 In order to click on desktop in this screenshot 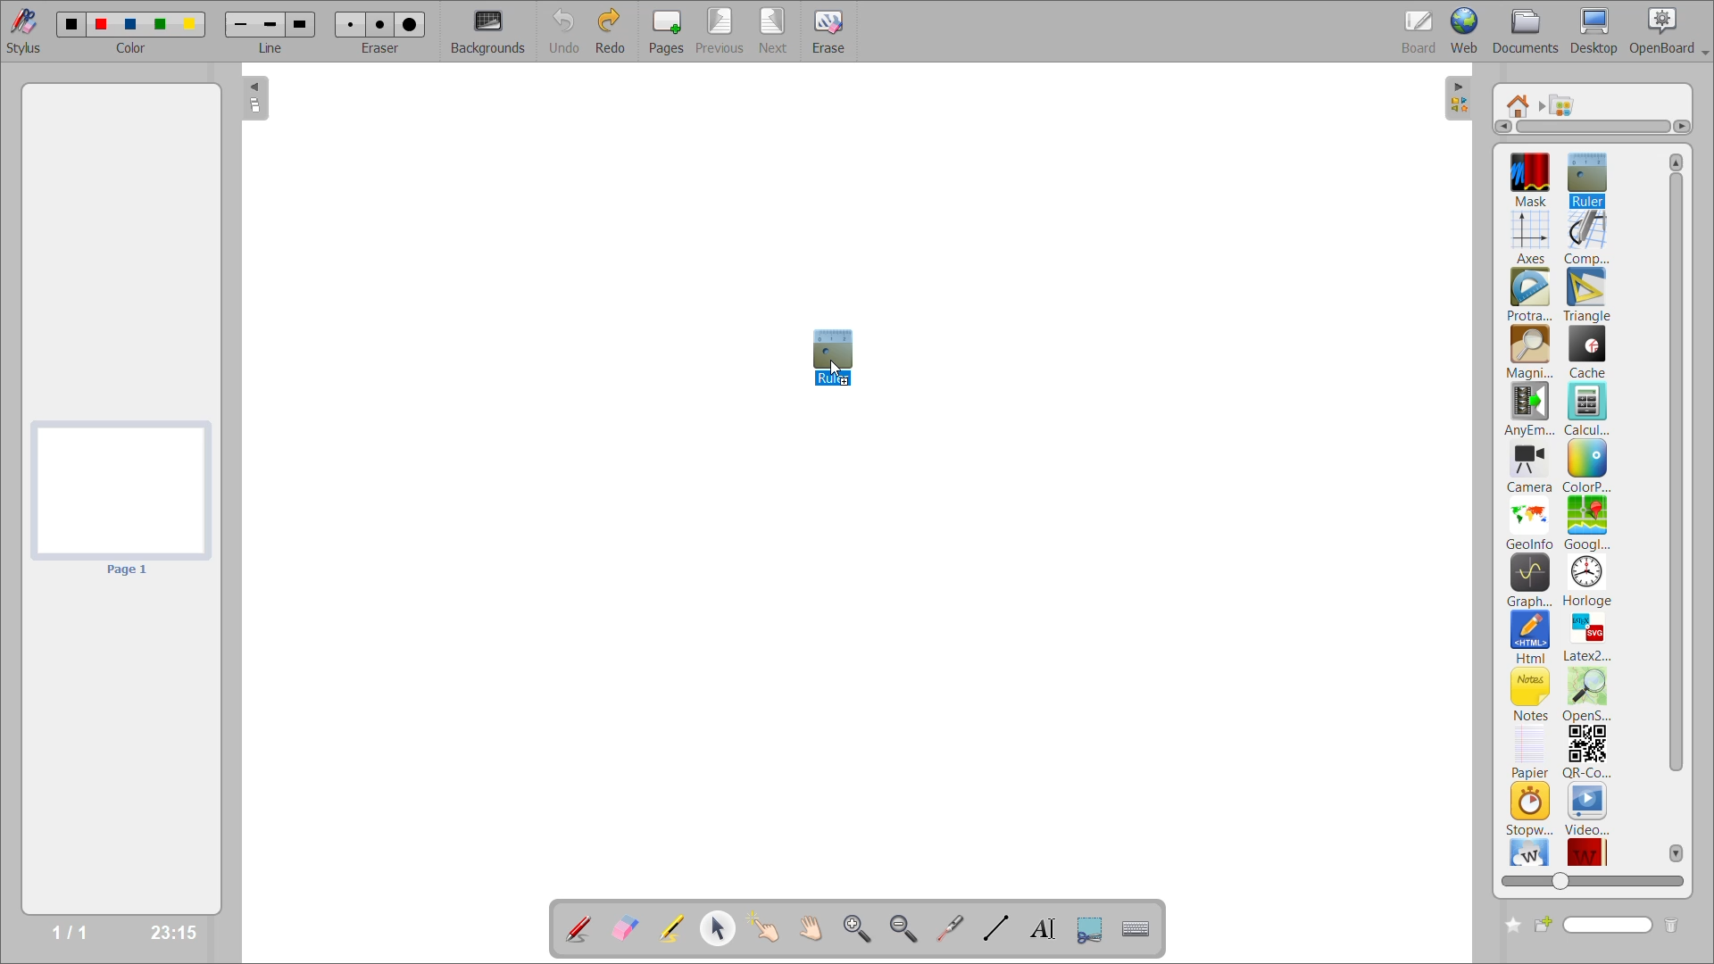, I will do `click(1595, 30)`.